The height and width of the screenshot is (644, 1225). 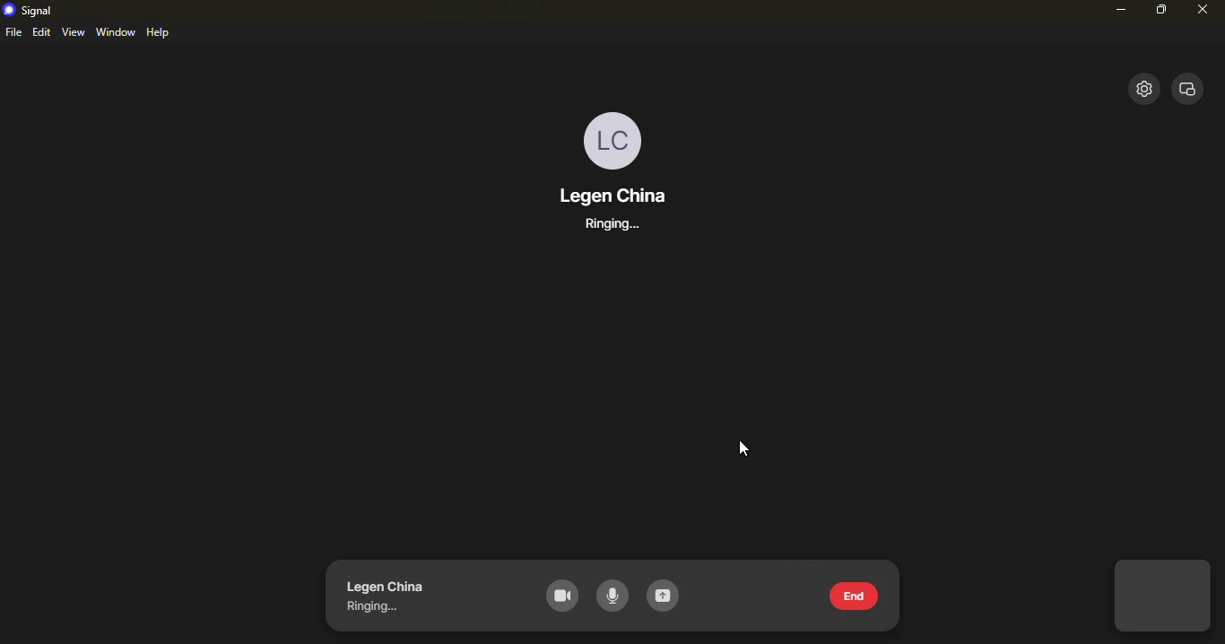 I want to click on video, so click(x=559, y=595).